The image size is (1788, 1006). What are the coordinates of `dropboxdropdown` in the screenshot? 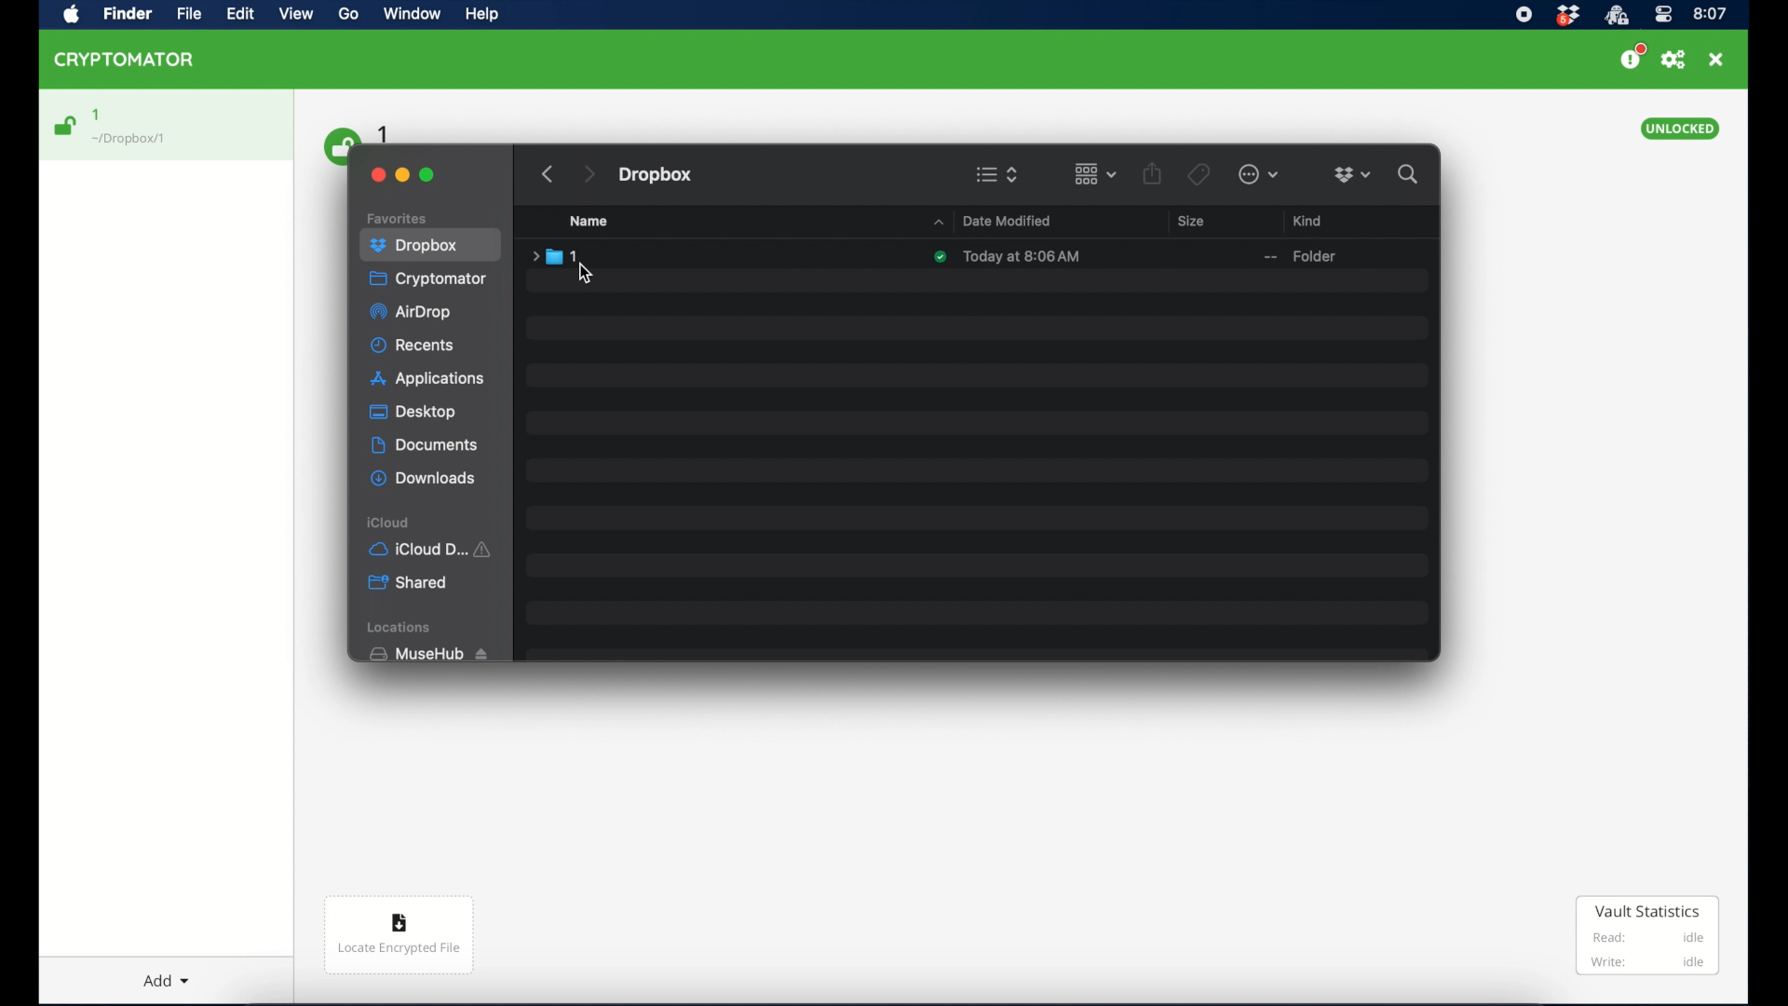 It's located at (1352, 175).